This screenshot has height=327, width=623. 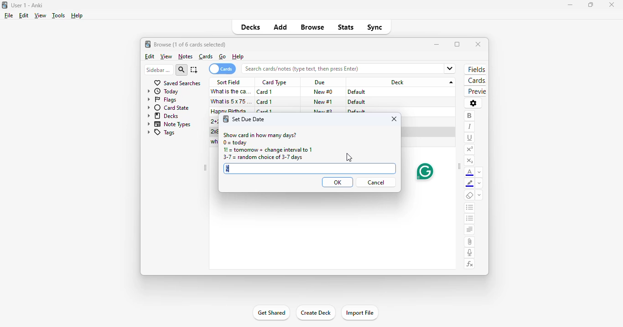 I want to click on what is the capital of France?, so click(x=231, y=92).